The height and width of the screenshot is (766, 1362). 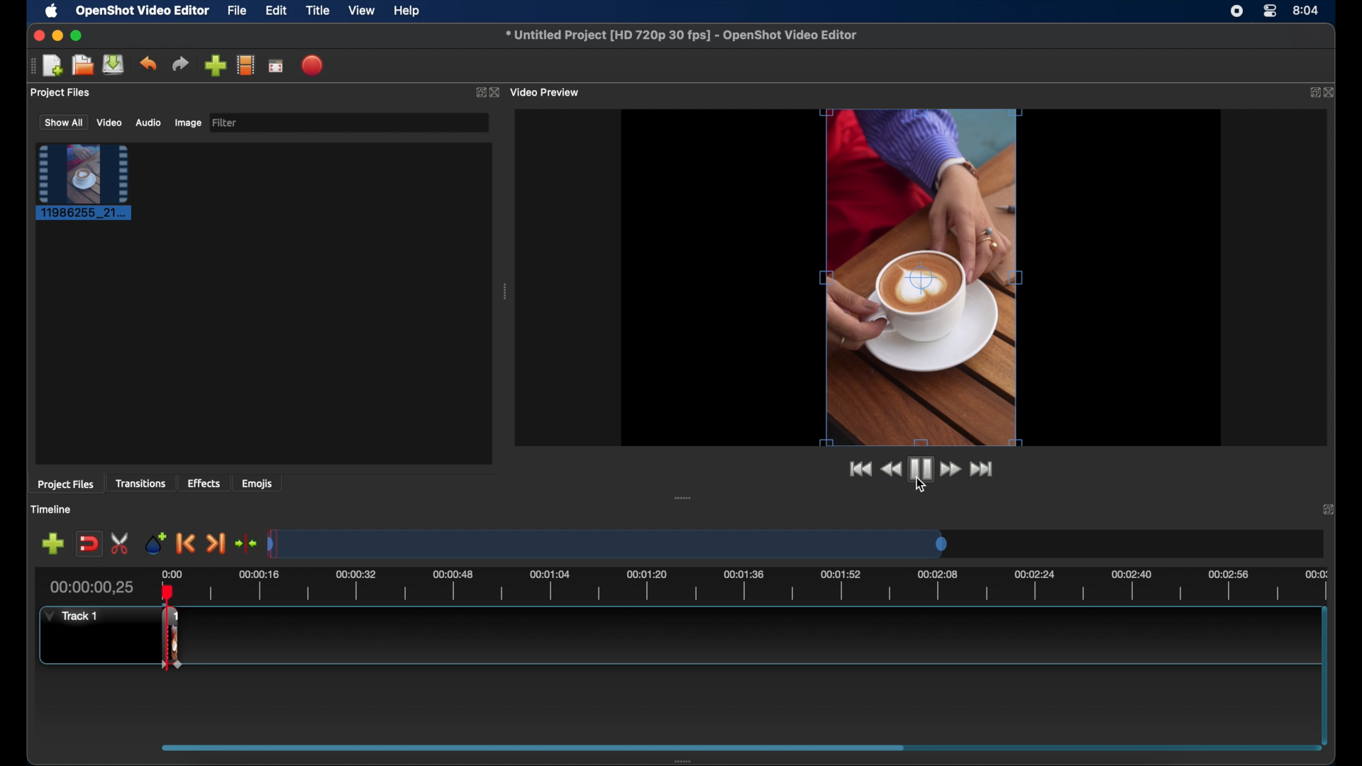 What do you see at coordinates (981, 470) in the screenshot?
I see `jump to end` at bounding box center [981, 470].